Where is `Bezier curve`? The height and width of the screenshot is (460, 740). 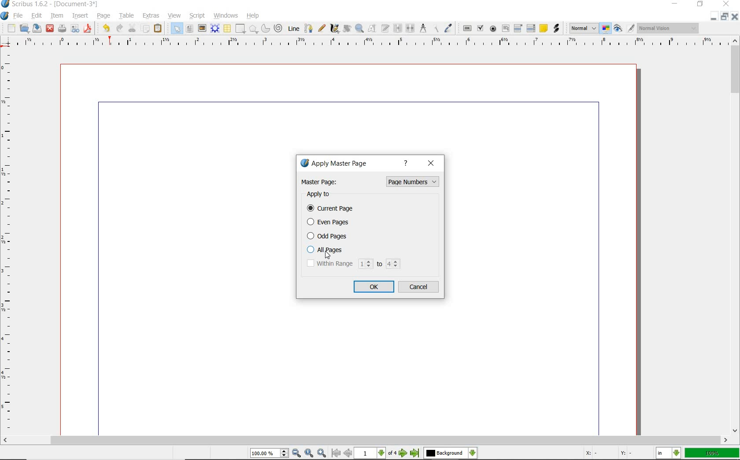
Bezier curve is located at coordinates (309, 28).